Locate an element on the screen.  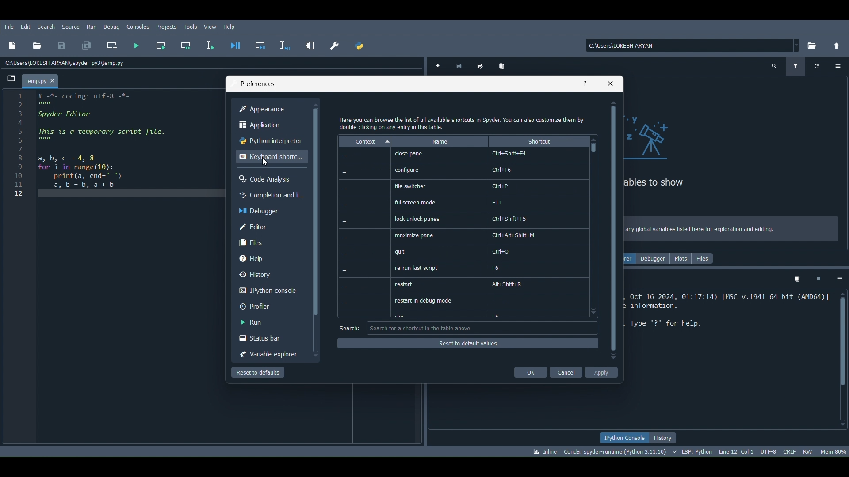
Source is located at coordinates (72, 26).